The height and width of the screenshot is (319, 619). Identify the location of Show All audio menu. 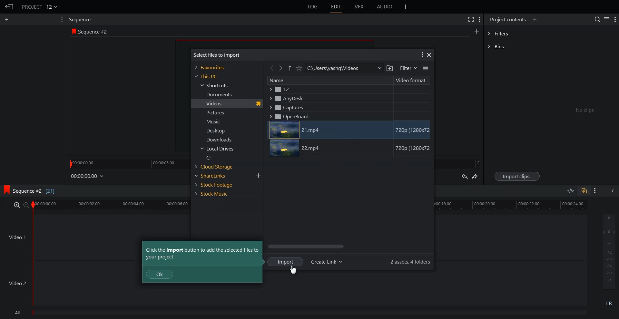
(612, 191).